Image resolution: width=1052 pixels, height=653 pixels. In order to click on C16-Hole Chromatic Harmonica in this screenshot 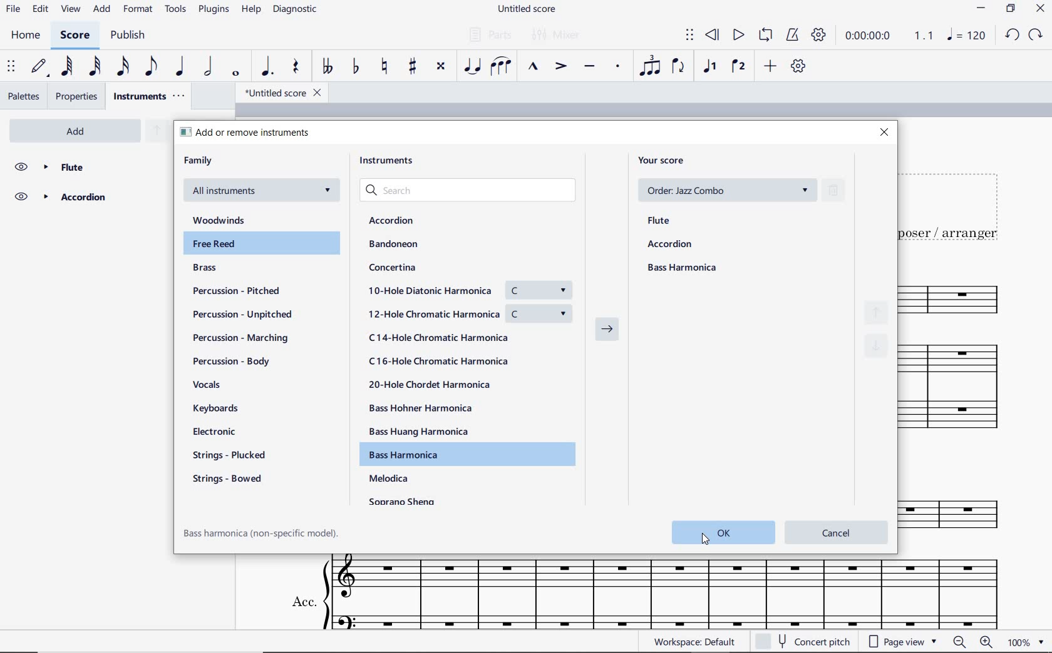, I will do `click(439, 360)`.